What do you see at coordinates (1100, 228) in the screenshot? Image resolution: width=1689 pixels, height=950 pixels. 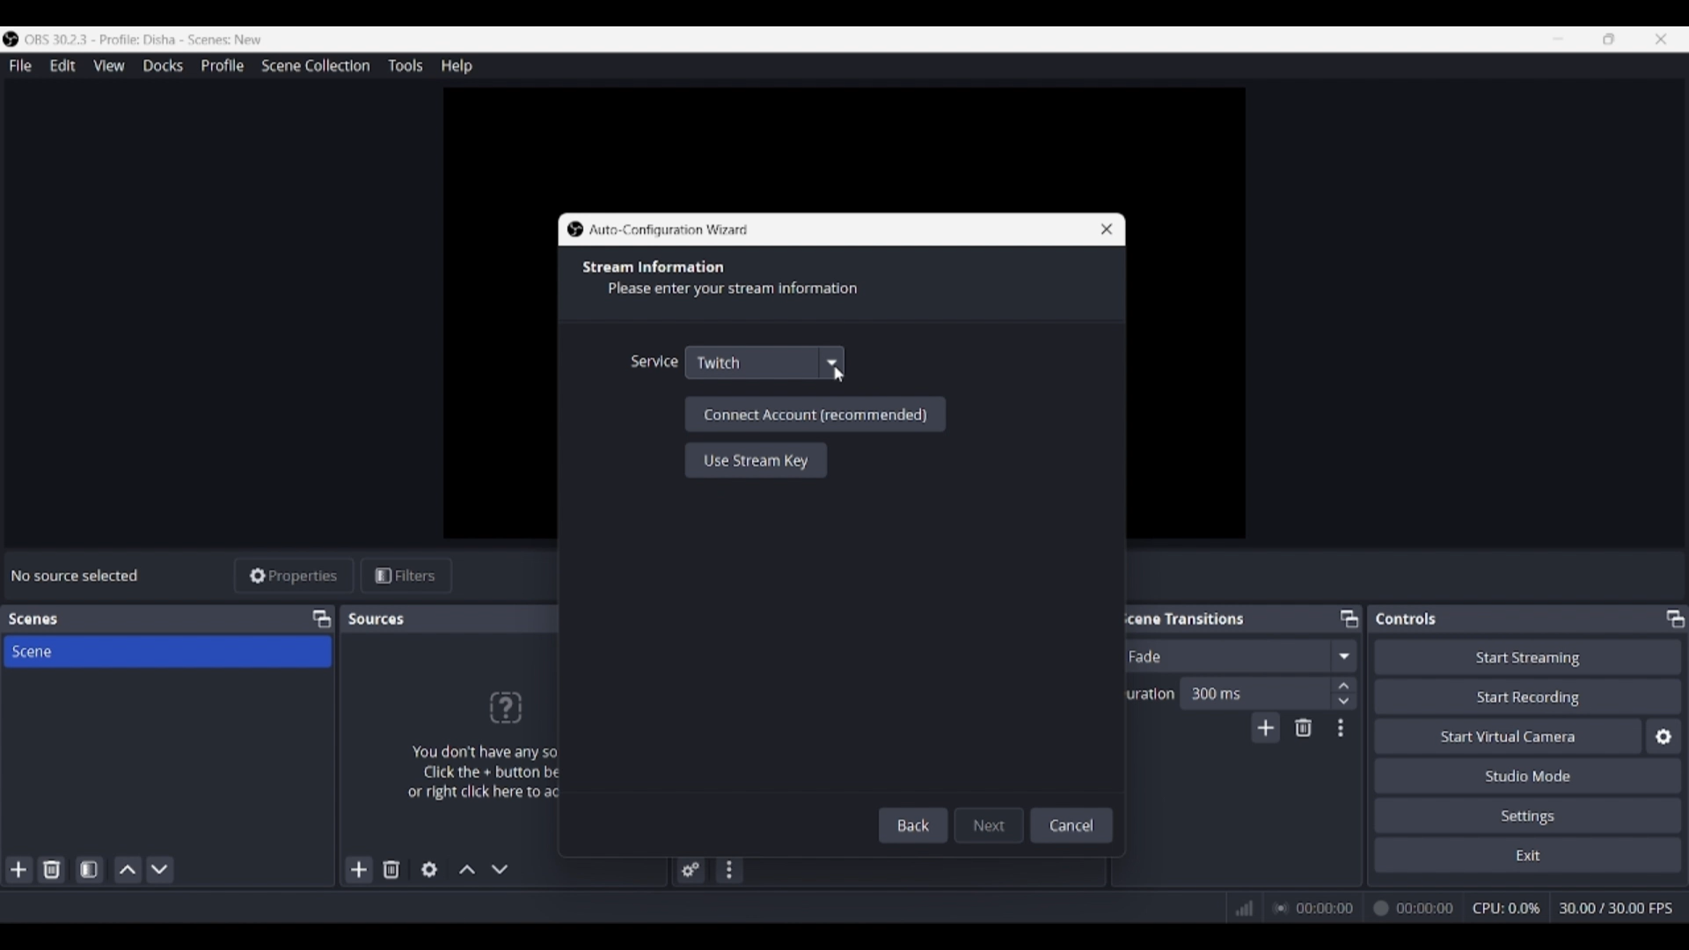 I see `Close` at bounding box center [1100, 228].